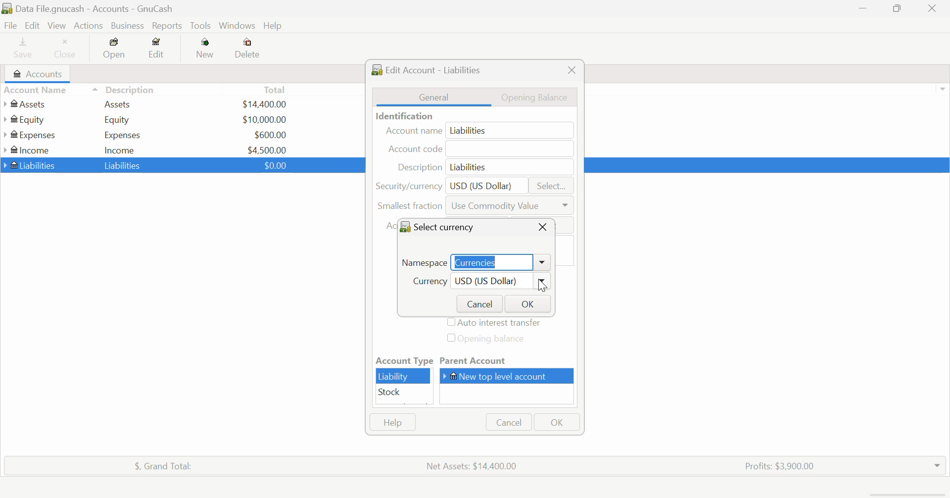 This screenshot has width=950, height=498. I want to click on Description, so click(124, 89).